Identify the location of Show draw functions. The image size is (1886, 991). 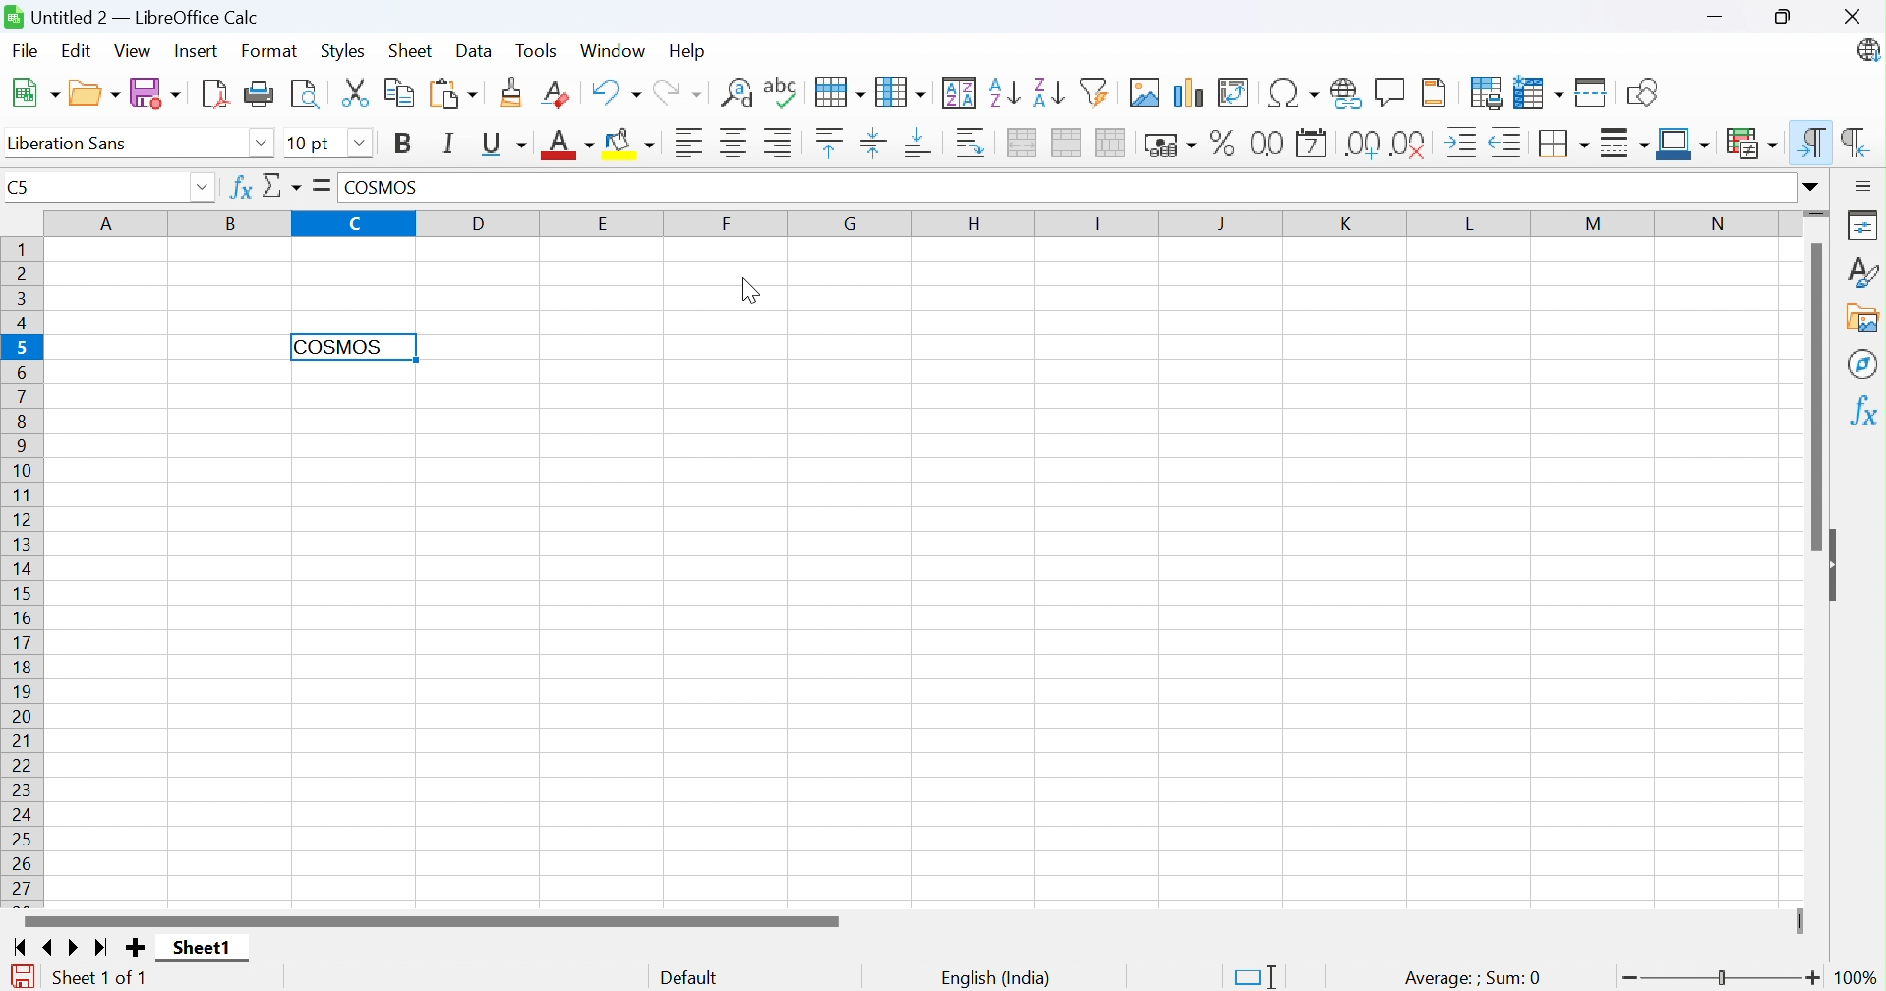
(1642, 91).